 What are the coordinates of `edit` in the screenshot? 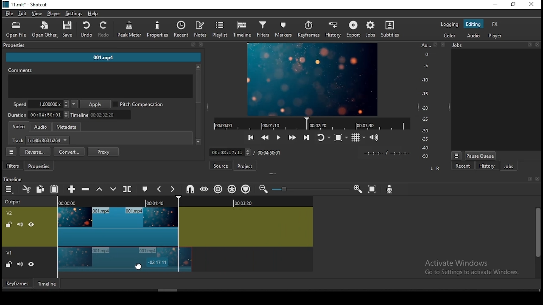 It's located at (22, 14).